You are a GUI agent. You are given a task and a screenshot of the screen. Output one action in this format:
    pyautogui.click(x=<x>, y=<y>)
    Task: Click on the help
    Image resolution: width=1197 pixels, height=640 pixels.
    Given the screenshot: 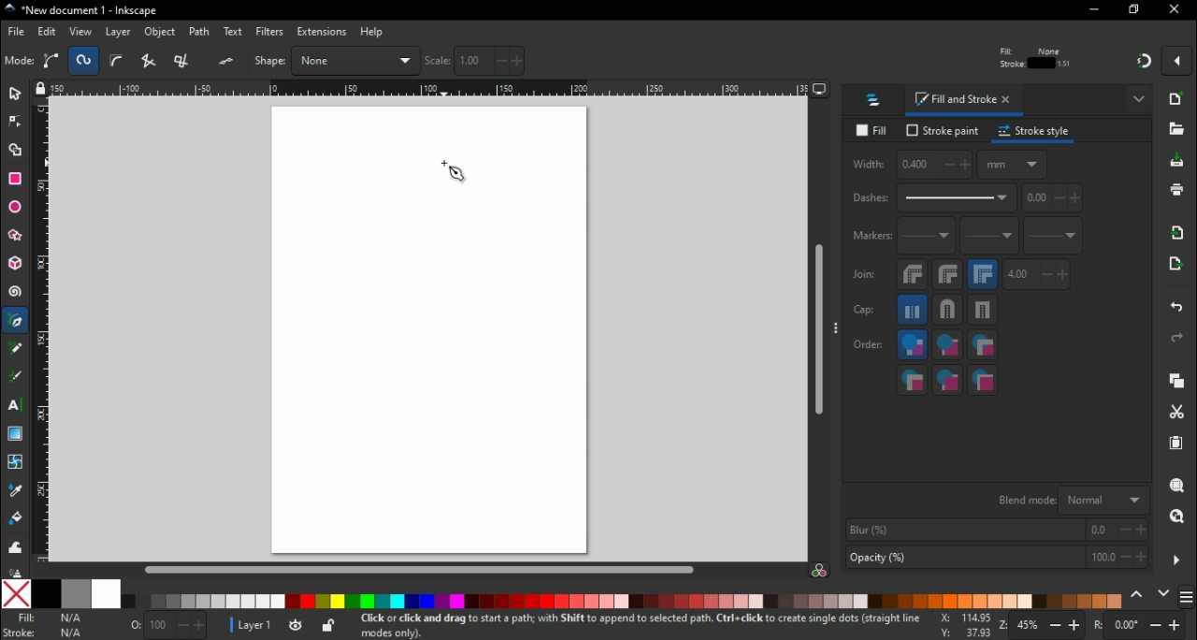 What is the action you would take?
    pyautogui.click(x=373, y=33)
    